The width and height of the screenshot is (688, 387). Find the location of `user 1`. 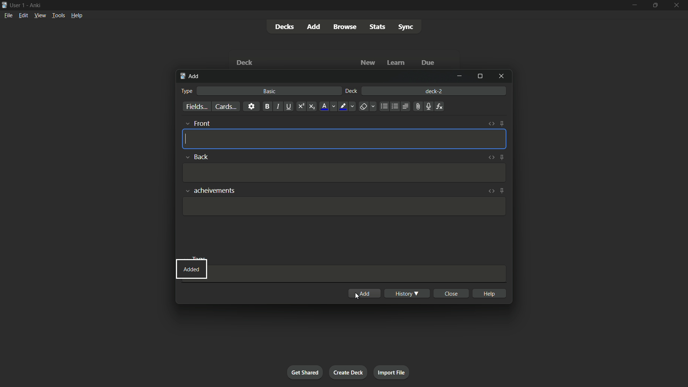

user 1 is located at coordinates (18, 5).